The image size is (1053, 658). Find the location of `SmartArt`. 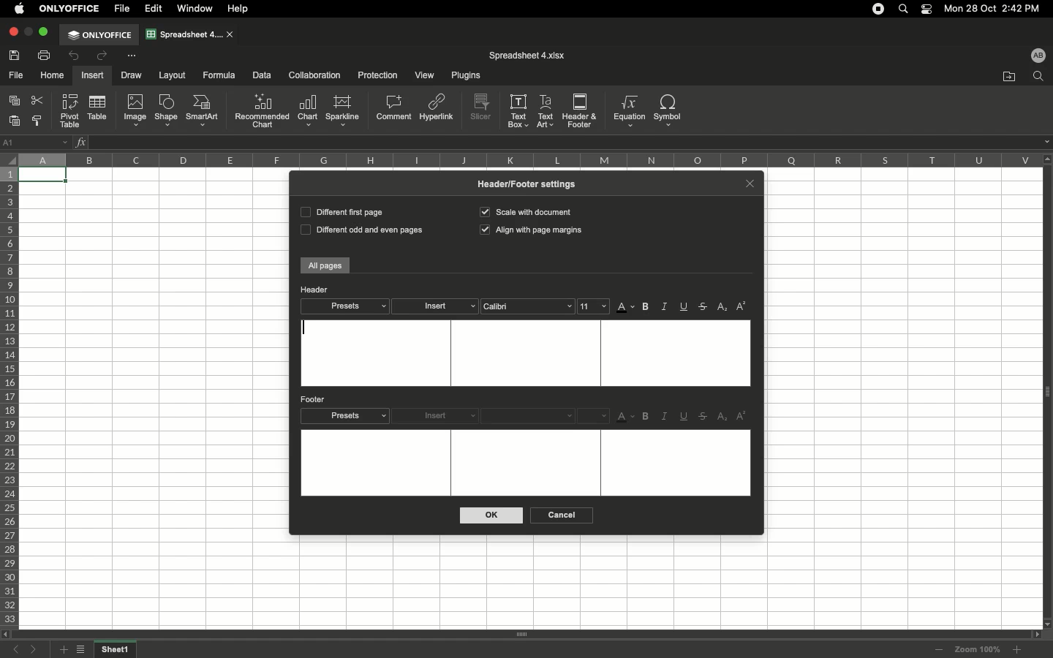

SmartArt is located at coordinates (204, 111).